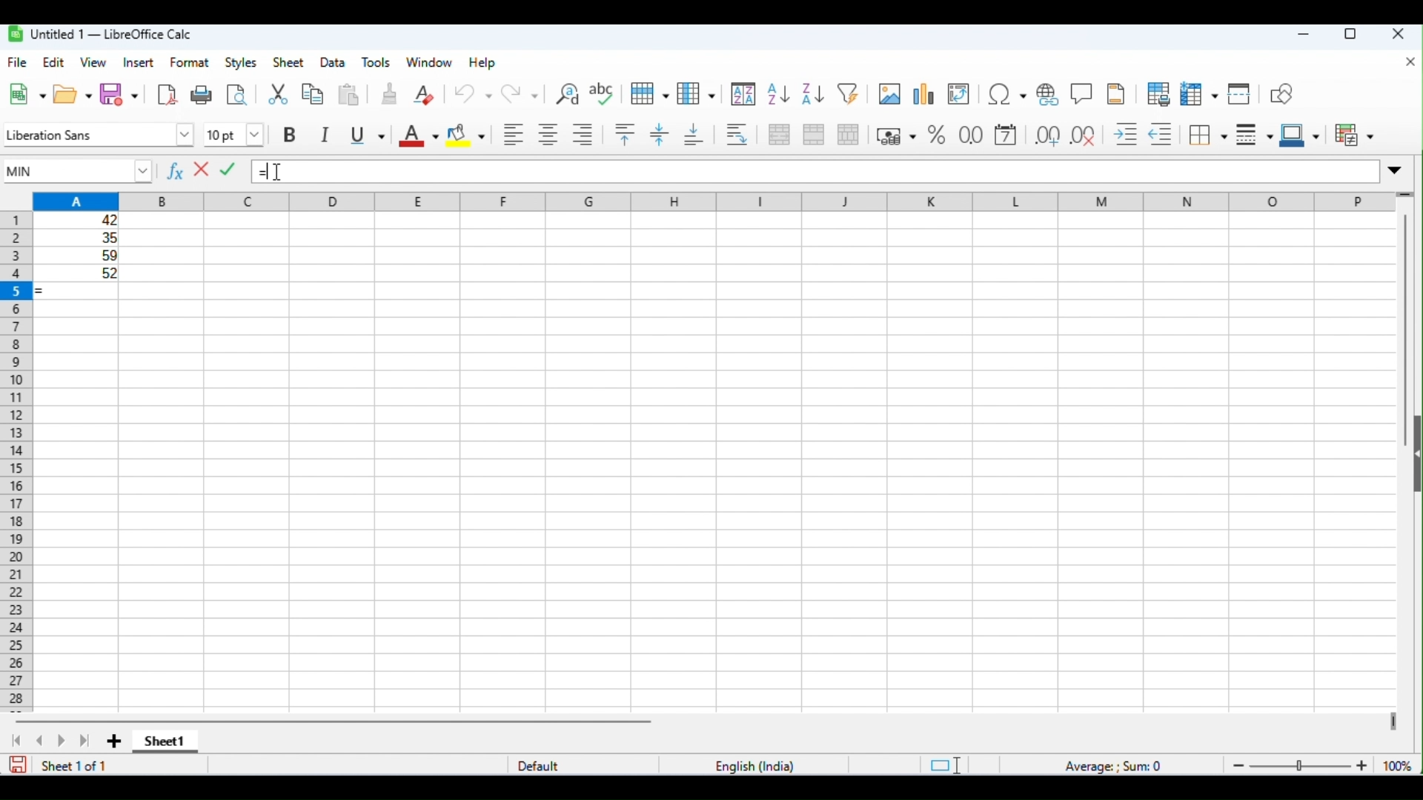  I want to click on edit, so click(55, 64).